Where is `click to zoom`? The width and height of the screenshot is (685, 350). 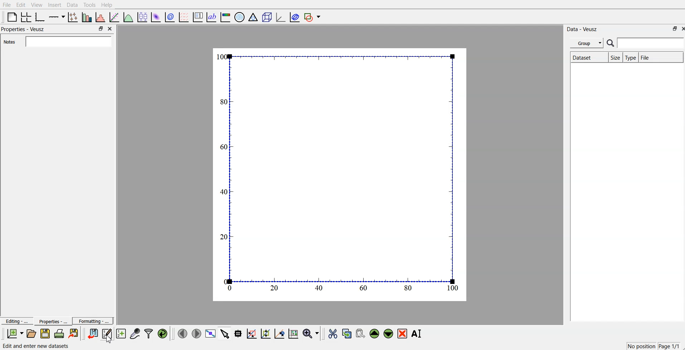 click to zoom is located at coordinates (267, 333).